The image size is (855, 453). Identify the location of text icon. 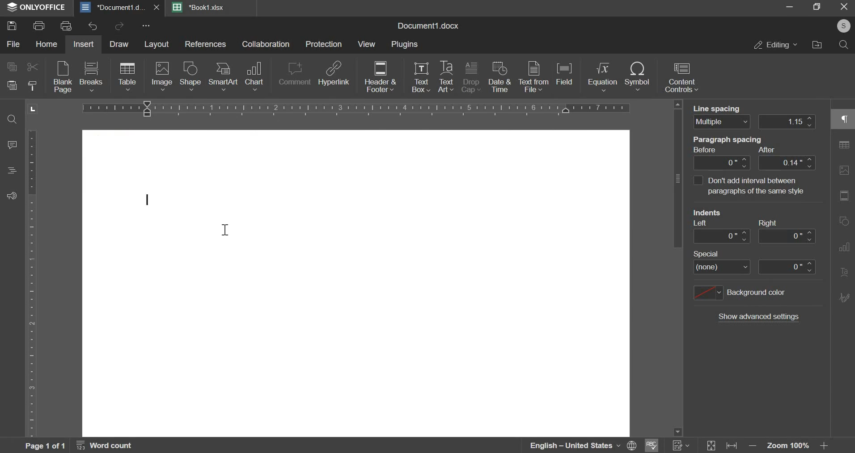
(151, 200).